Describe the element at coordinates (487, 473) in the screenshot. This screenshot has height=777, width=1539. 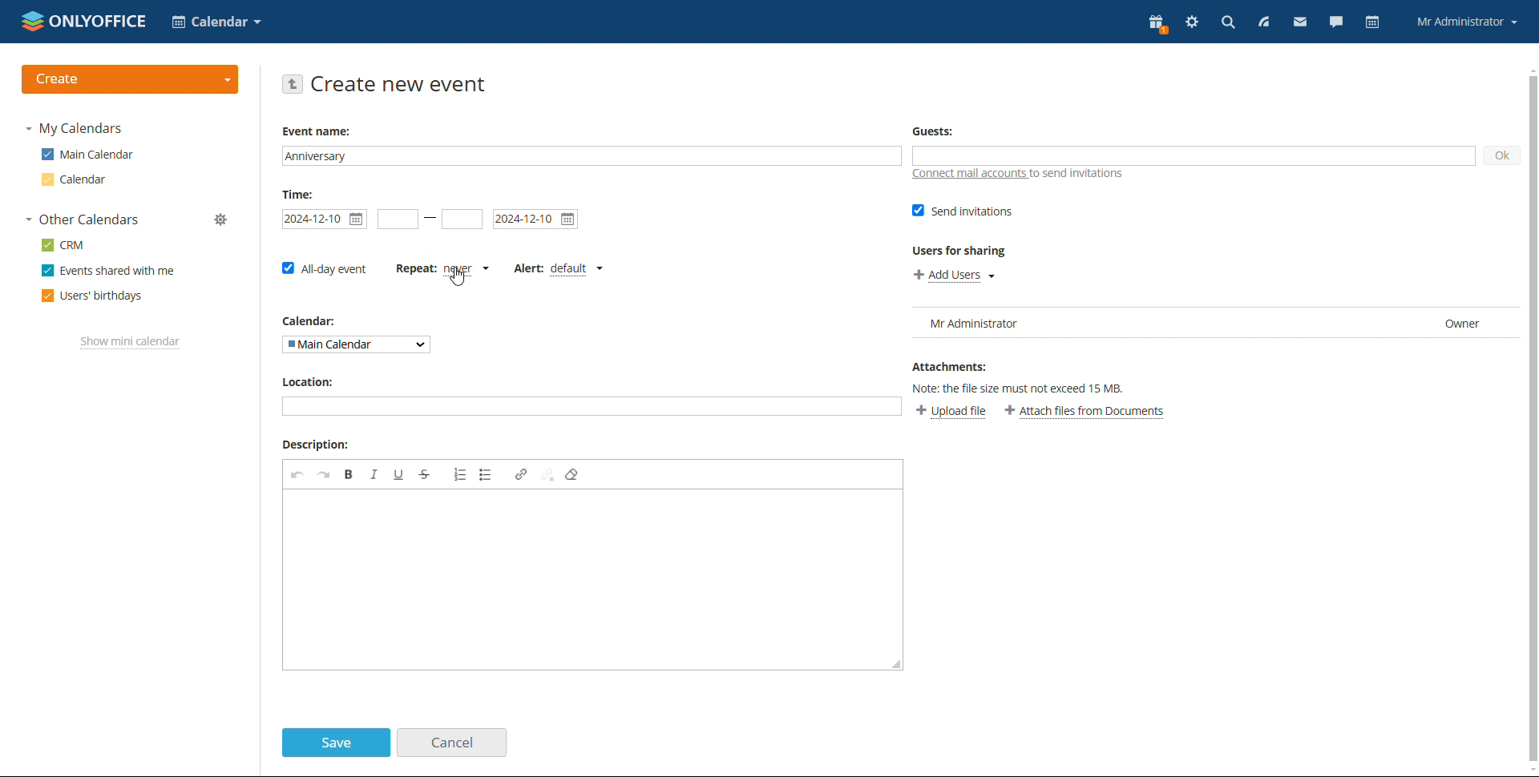
I see `insert/remove bulleted list` at that location.